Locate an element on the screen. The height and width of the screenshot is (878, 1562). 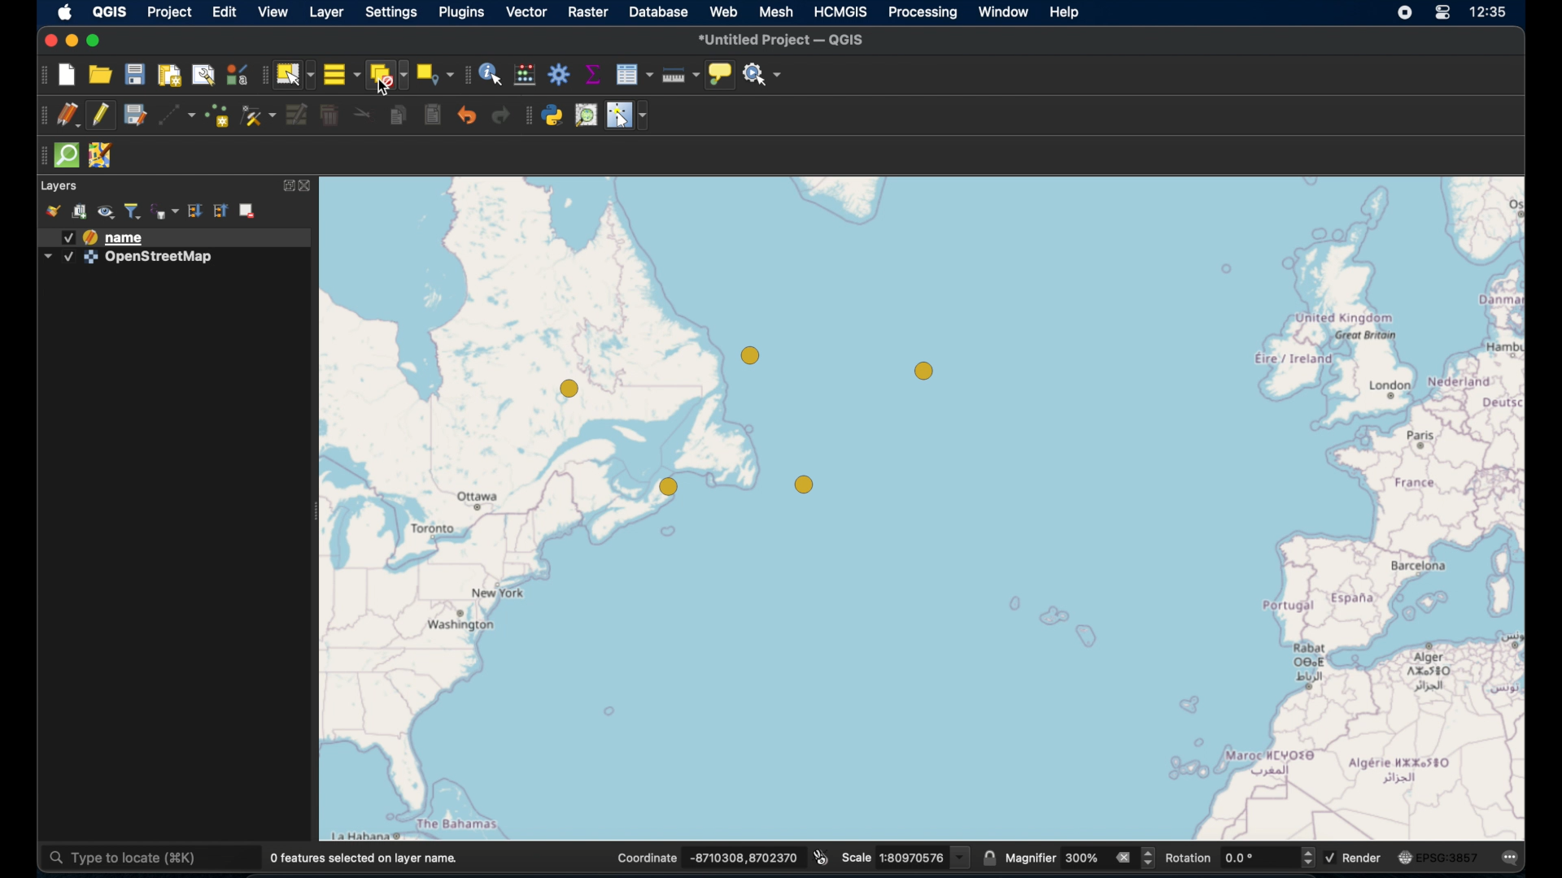
dropdown is located at coordinates (47, 257).